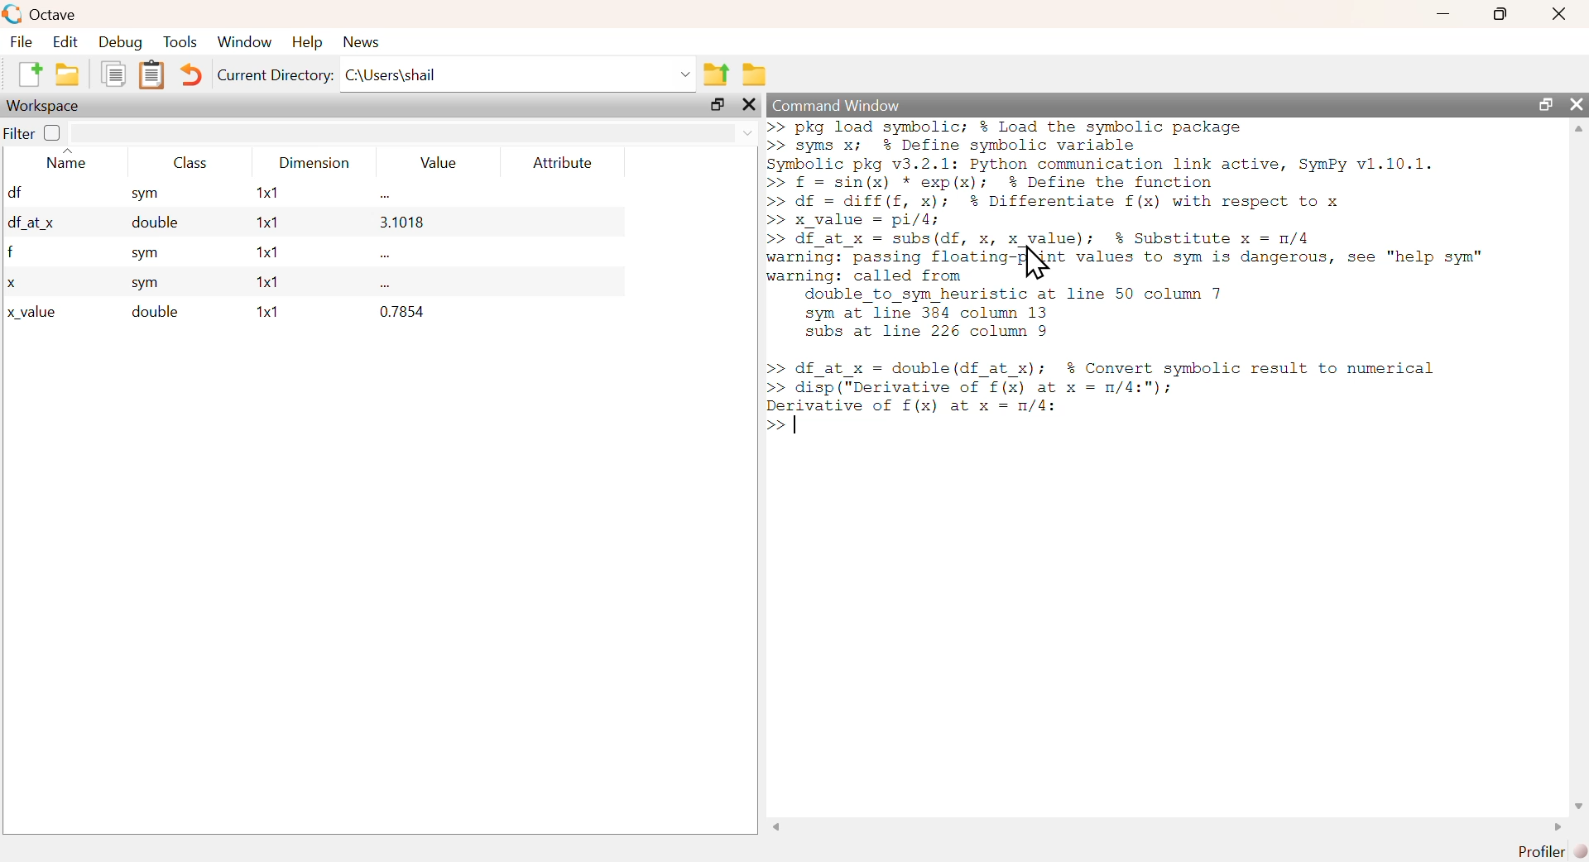 This screenshot has width=1589, height=862. I want to click on maximize, so click(1500, 15).